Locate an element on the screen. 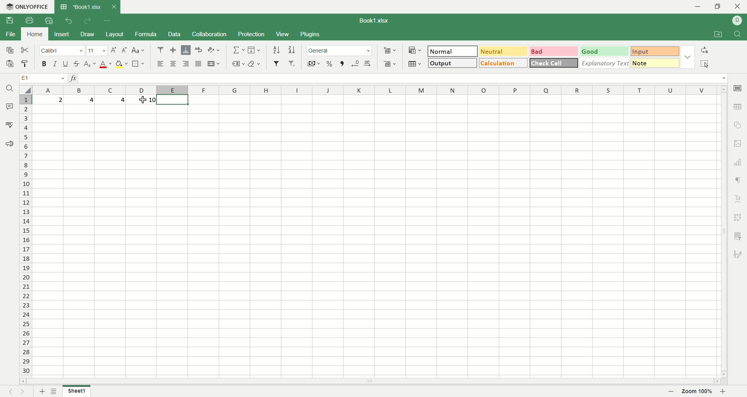 The height and width of the screenshot is (397, 747). remove filter is located at coordinates (292, 63).